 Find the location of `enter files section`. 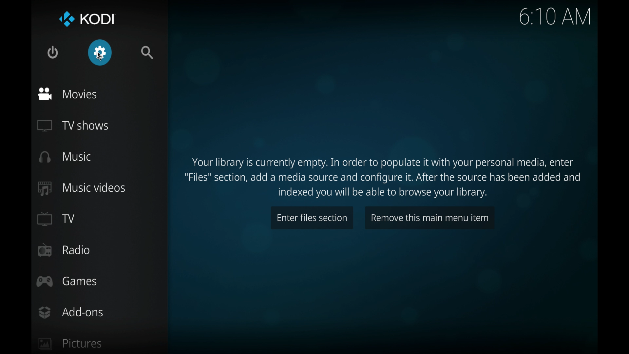

enter files section is located at coordinates (312, 218).